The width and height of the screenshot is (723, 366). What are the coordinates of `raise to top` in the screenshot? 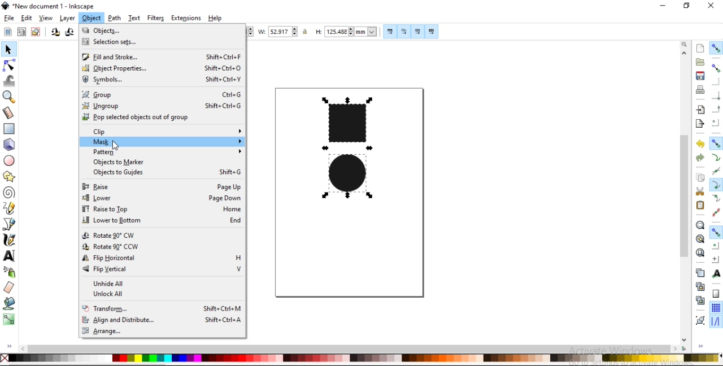 It's located at (162, 210).